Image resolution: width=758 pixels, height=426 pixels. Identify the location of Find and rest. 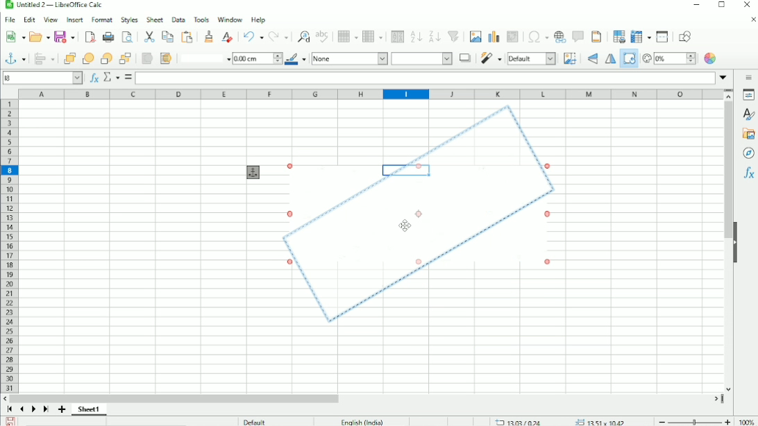
(302, 35).